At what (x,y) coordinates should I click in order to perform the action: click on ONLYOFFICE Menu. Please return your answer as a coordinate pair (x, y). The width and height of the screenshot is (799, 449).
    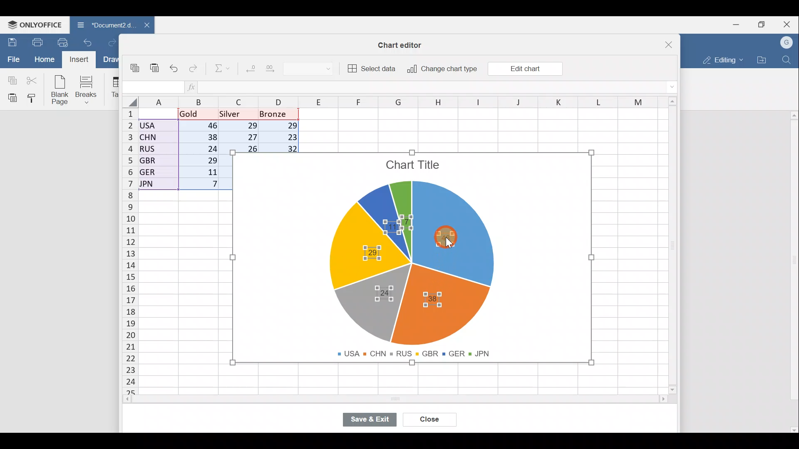
    Looking at the image, I should click on (33, 25).